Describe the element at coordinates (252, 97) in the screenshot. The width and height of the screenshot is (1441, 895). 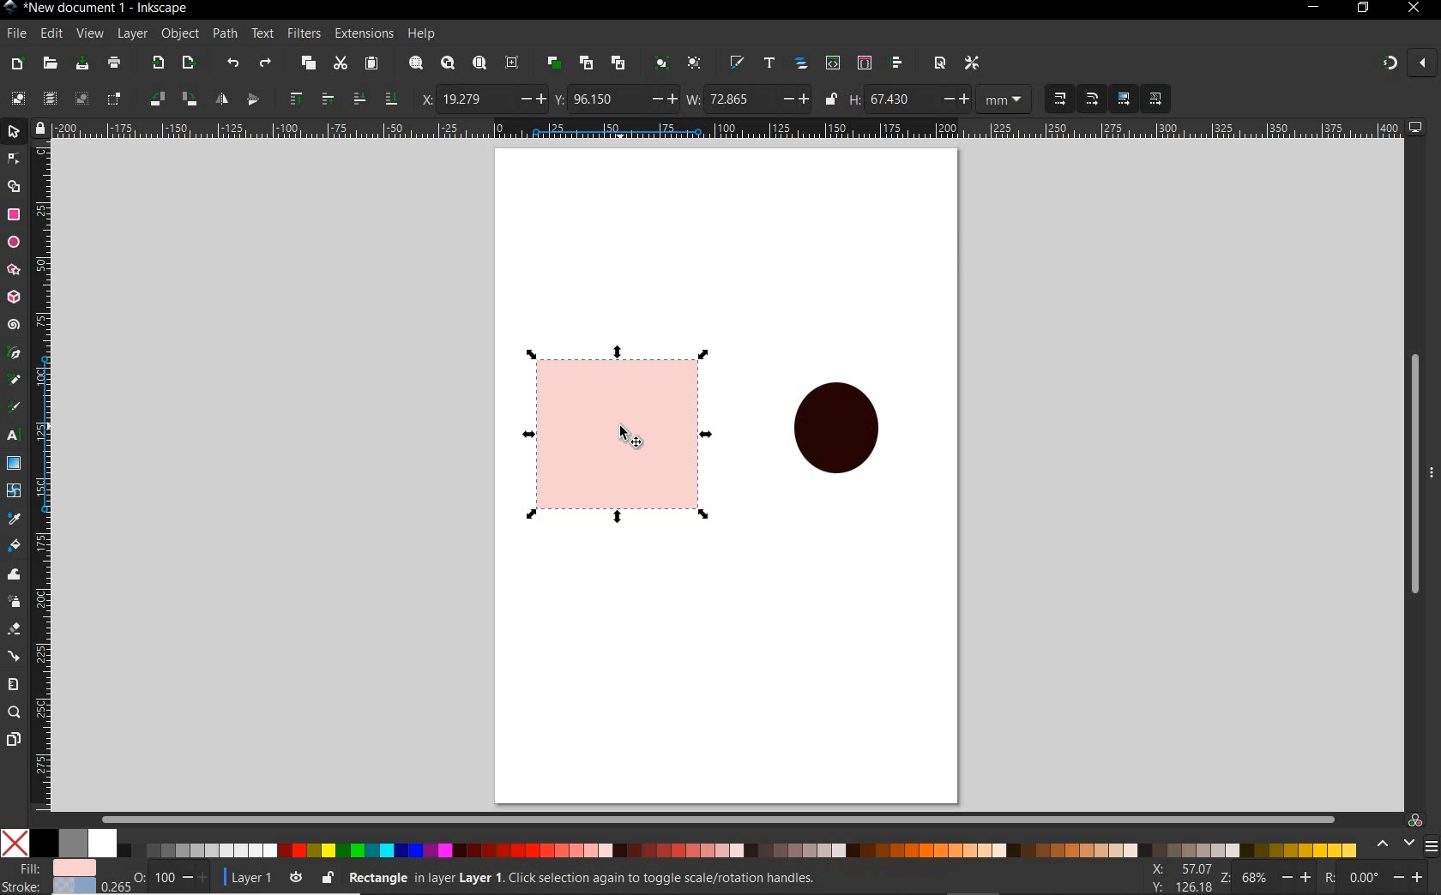
I see `object flip vertical` at that location.